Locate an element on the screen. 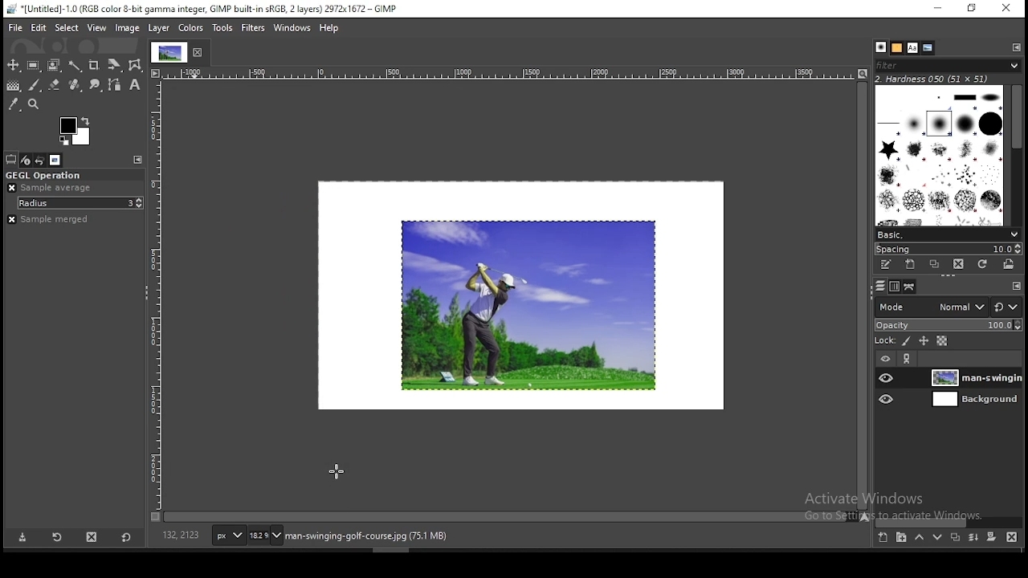  lock is located at coordinates (886, 341).